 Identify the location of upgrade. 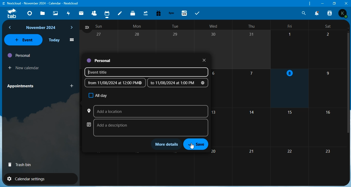
(146, 13).